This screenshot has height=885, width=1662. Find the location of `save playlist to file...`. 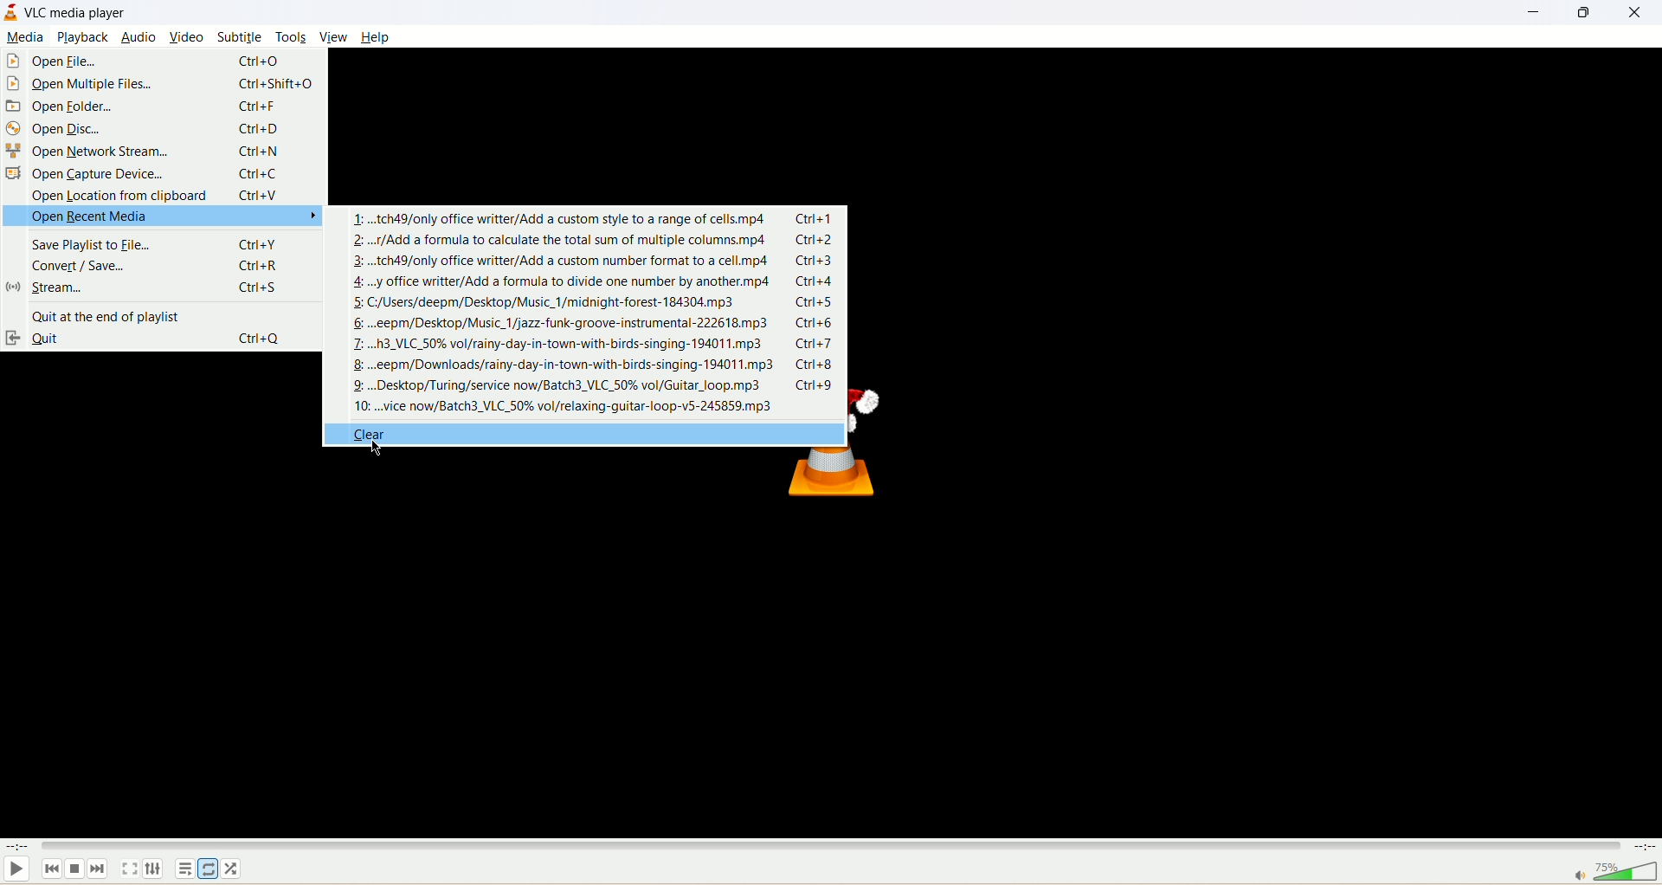

save playlist to file... is located at coordinates (110, 243).